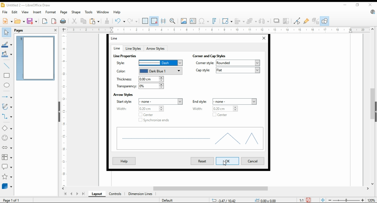  I want to click on checkbox: center, so click(219, 115).